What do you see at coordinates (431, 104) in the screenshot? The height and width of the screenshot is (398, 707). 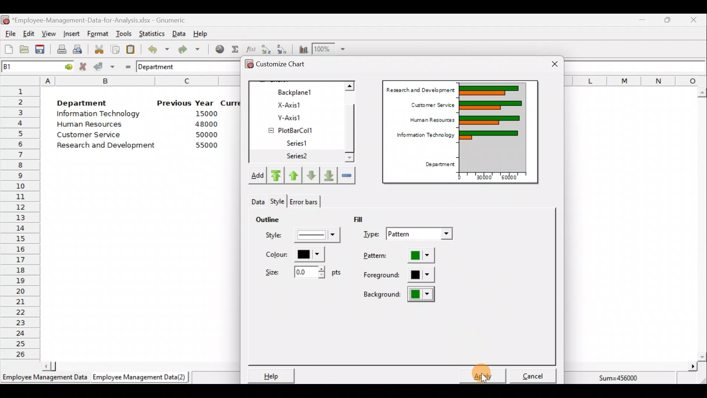 I see `Customer Service` at bounding box center [431, 104].